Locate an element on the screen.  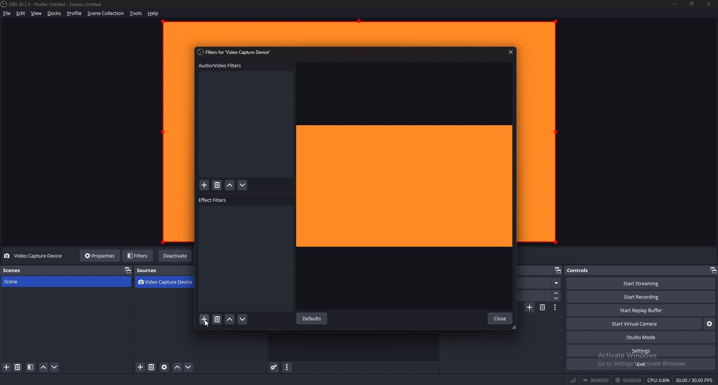
remove source is located at coordinates (151, 368).